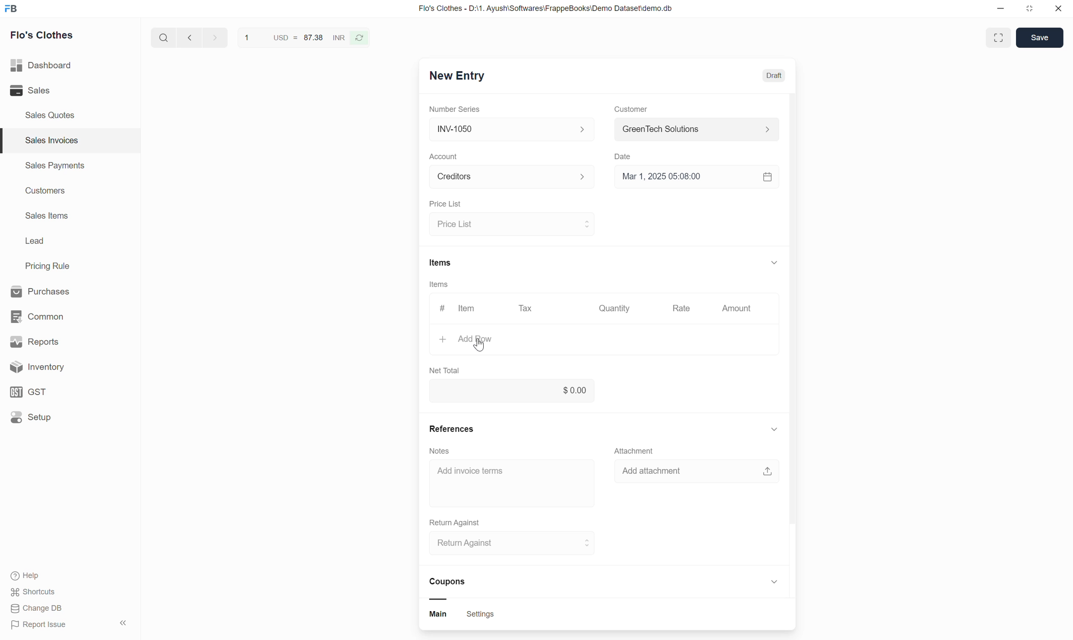  What do you see at coordinates (625, 157) in the screenshot?
I see `Date` at bounding box center [625, 157].